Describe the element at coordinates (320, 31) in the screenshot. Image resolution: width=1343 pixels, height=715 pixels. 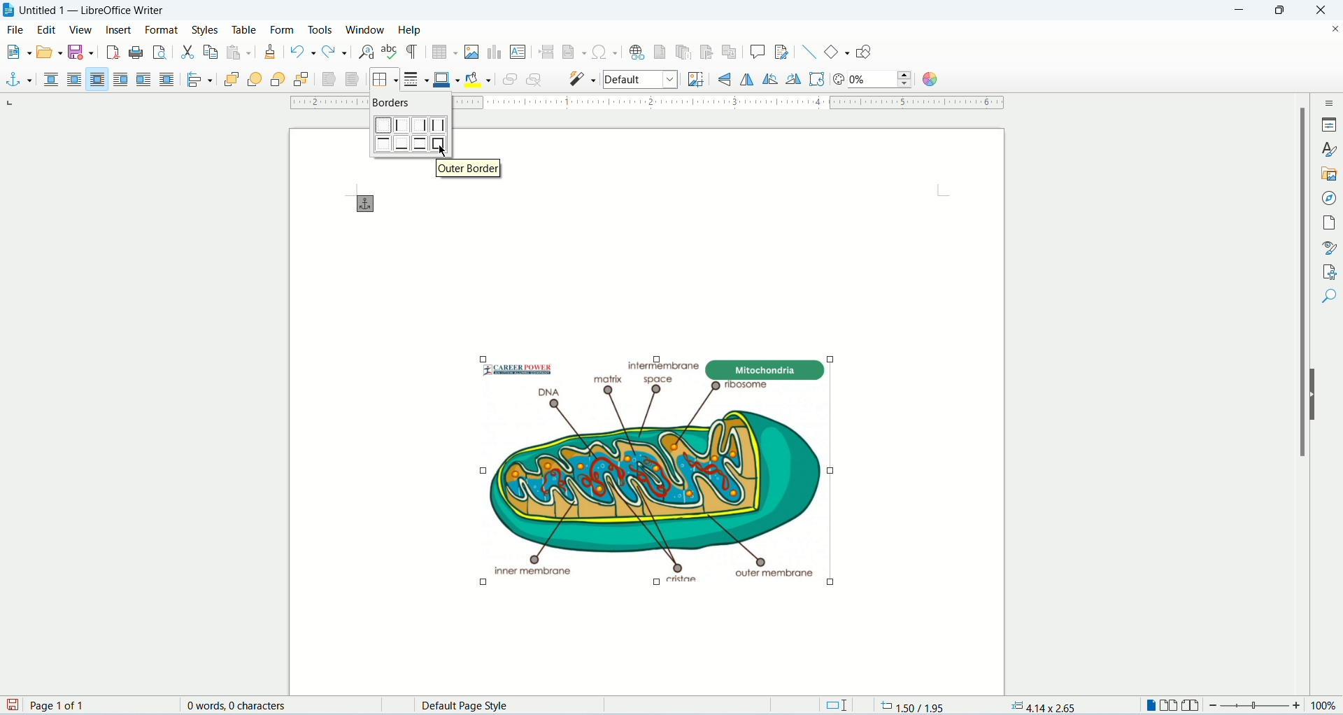
I see `tools` at that location.